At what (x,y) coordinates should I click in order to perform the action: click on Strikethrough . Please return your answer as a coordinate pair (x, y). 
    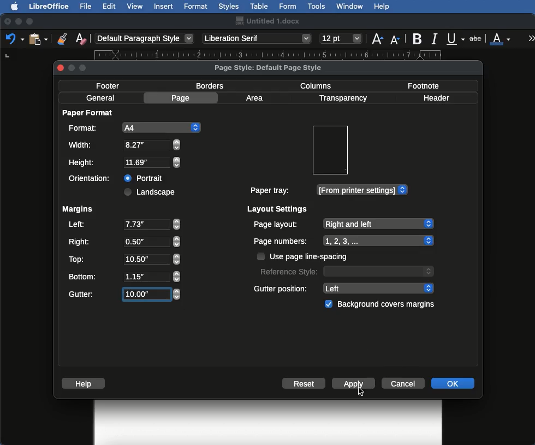
    Looking at the image, I should click on (477, 38).